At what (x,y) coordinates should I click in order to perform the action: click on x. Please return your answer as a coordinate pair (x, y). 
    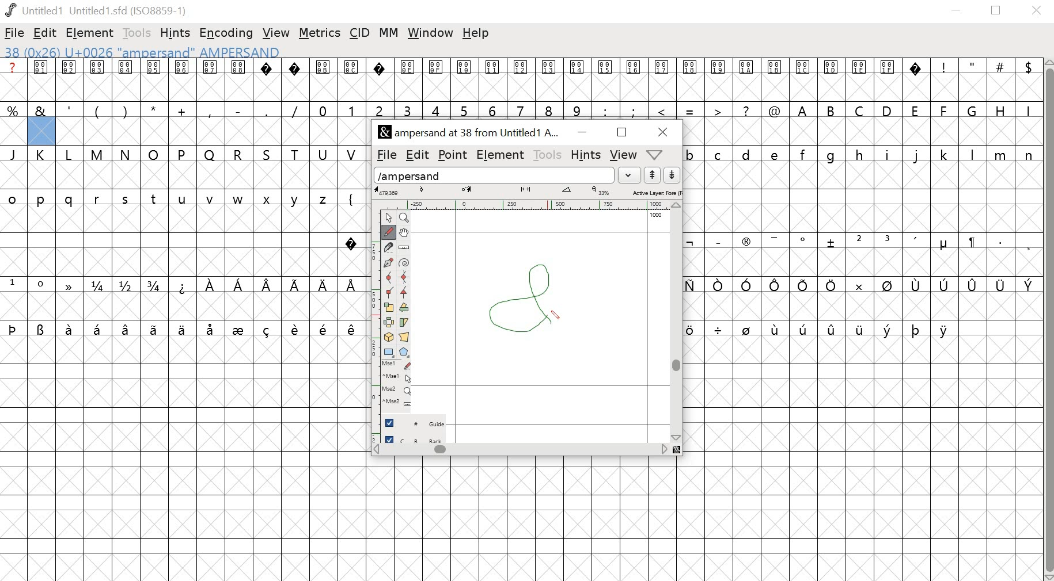
    Looking at the image, I should click on (270, 200).